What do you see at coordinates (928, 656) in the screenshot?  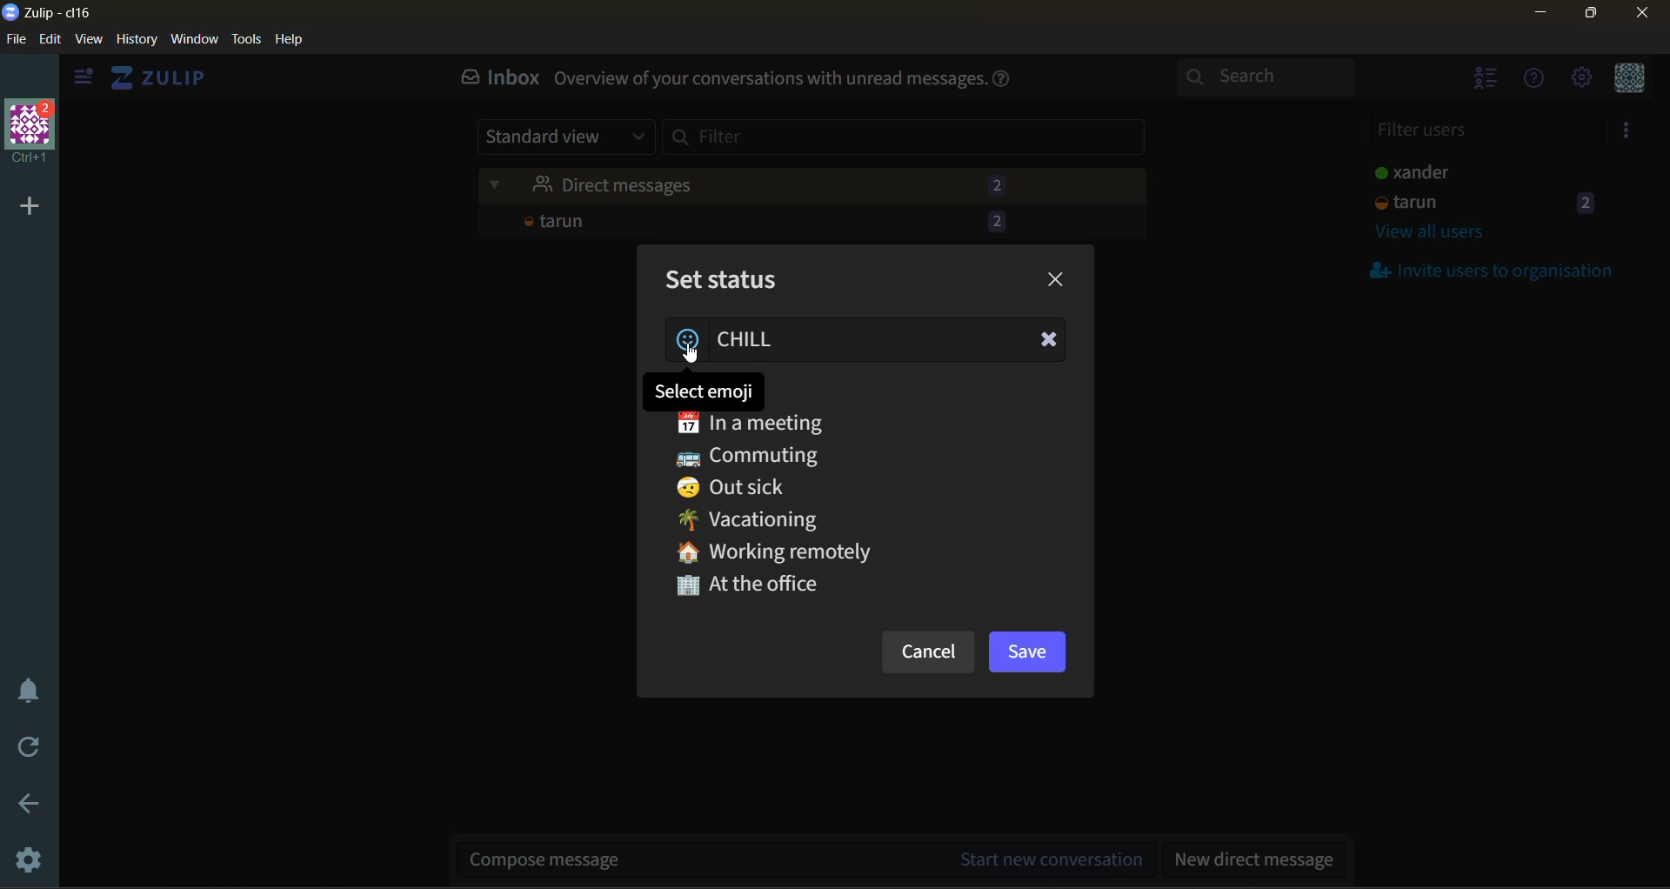 I see `cancel` at bounding box center [928, 656].